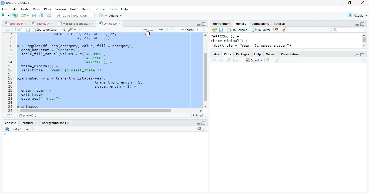 The image size is (369, 194). I want to click on new file, so click(5, 15).